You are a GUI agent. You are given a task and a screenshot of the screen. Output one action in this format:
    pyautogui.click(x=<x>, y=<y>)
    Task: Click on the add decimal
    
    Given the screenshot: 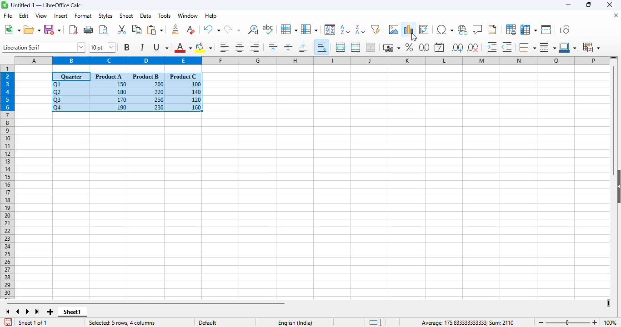 What is the action you would take?
    pyautogui.click(x=458, y=48)
    